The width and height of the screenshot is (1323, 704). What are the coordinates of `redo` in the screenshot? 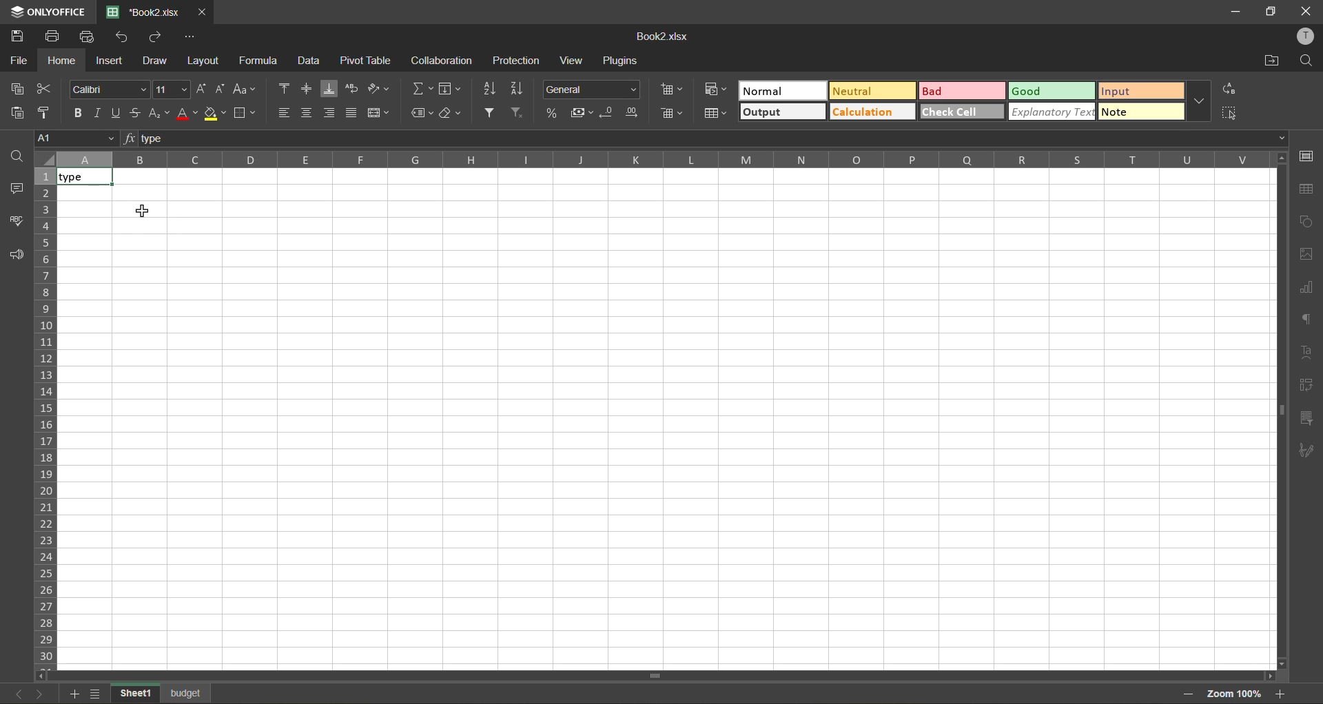 It's located at (156, 38).